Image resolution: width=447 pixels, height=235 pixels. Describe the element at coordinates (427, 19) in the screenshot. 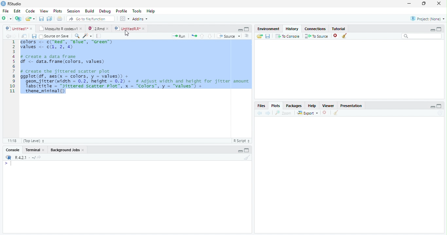

I see `Project: (None)` at that location.